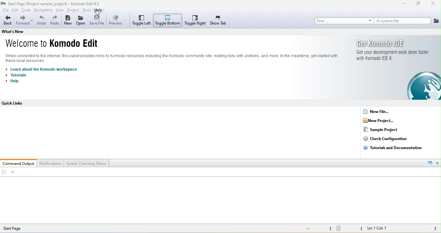 The height and width of the screenshot is (233, 441). What do you see at coordinates (55, 21) in the screenshot?
I see `redo` at bounding box center [55, 21].